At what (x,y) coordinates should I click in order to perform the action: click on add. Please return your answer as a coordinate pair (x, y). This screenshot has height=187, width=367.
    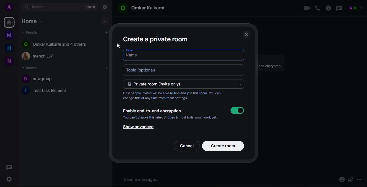
    Looking at the image, I should click on (105, 21).